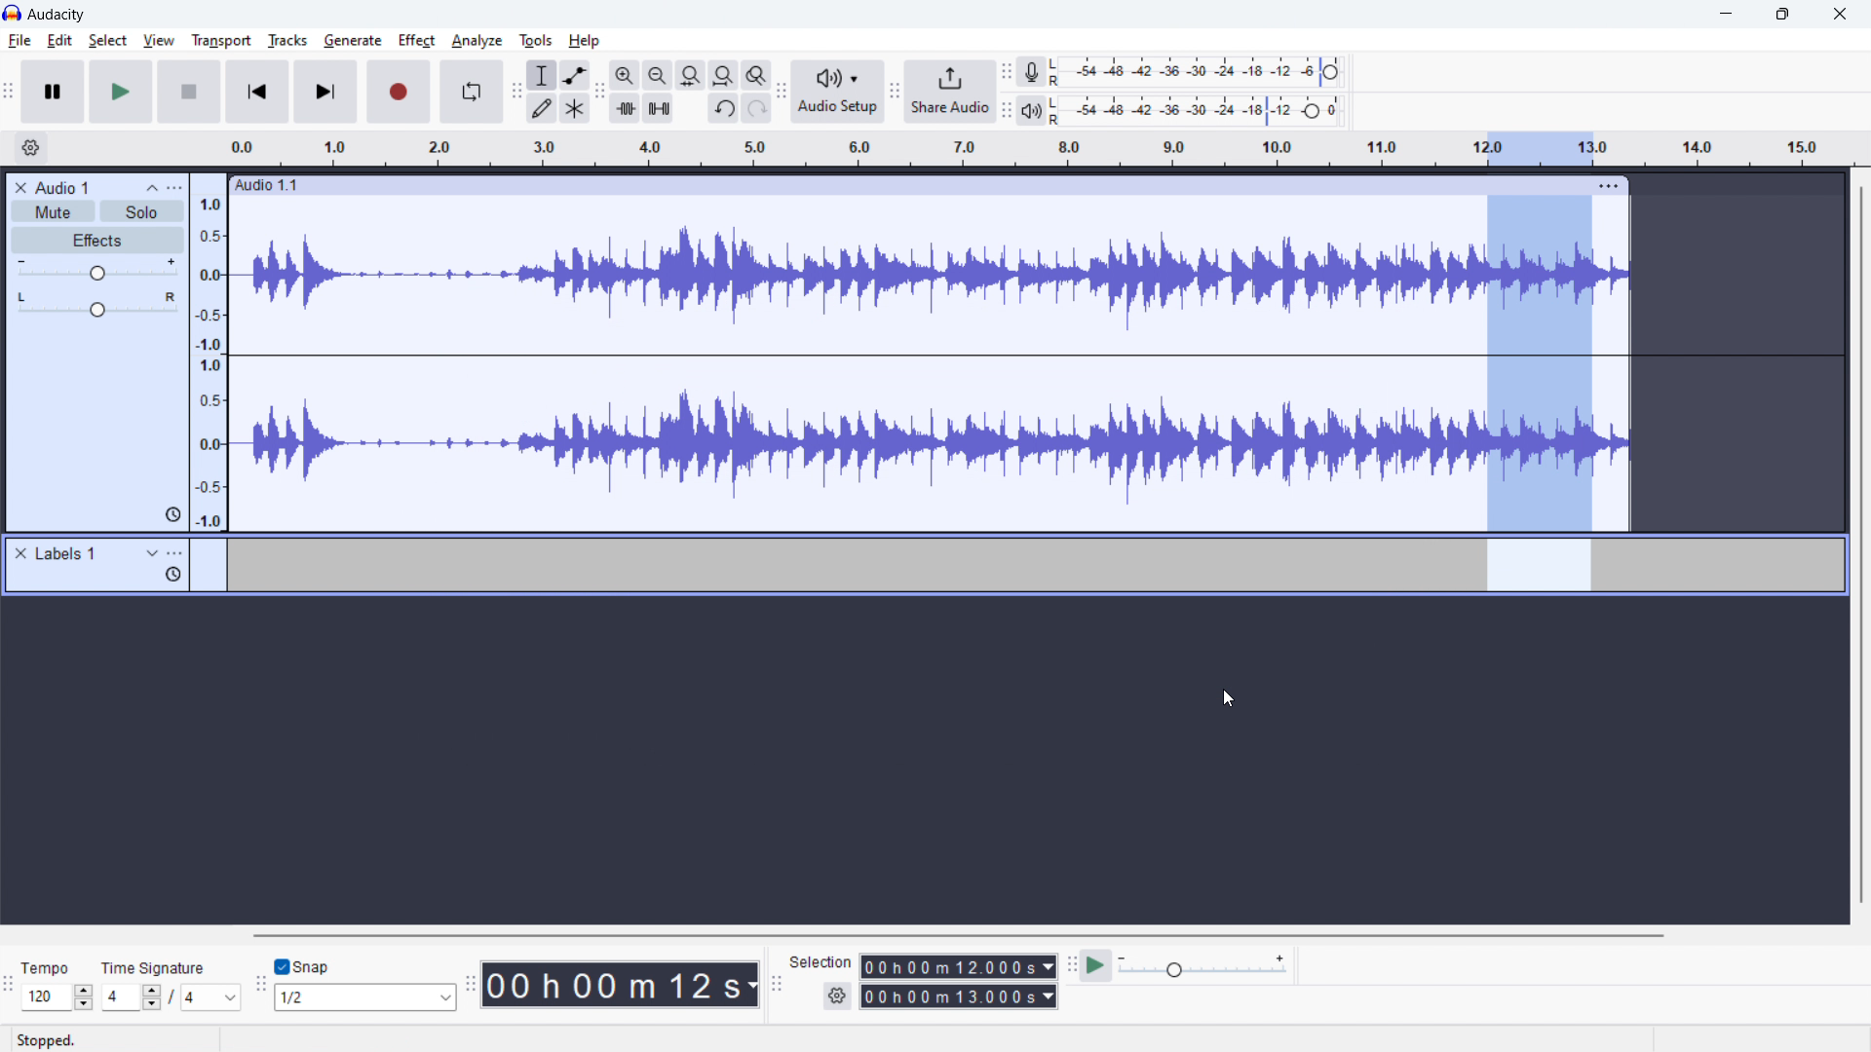 This screenshot has height=1052, width=1871. I want to click on vertical scrollbar, so click(1859, 547).